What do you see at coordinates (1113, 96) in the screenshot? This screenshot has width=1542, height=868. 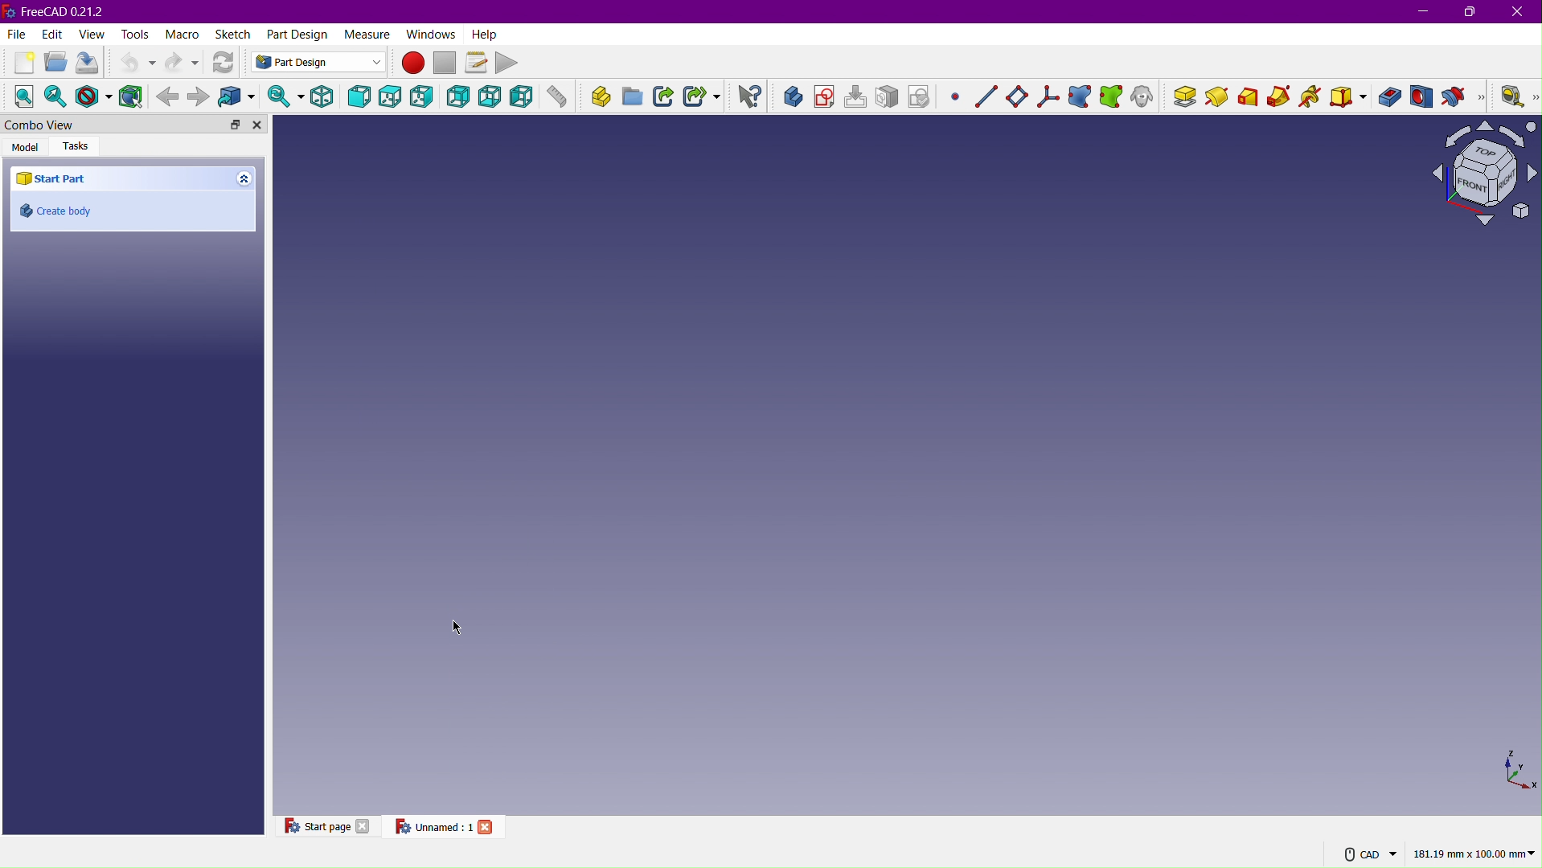 I see `Create a new sub-shape binder` at bounding box center [1113, 96].